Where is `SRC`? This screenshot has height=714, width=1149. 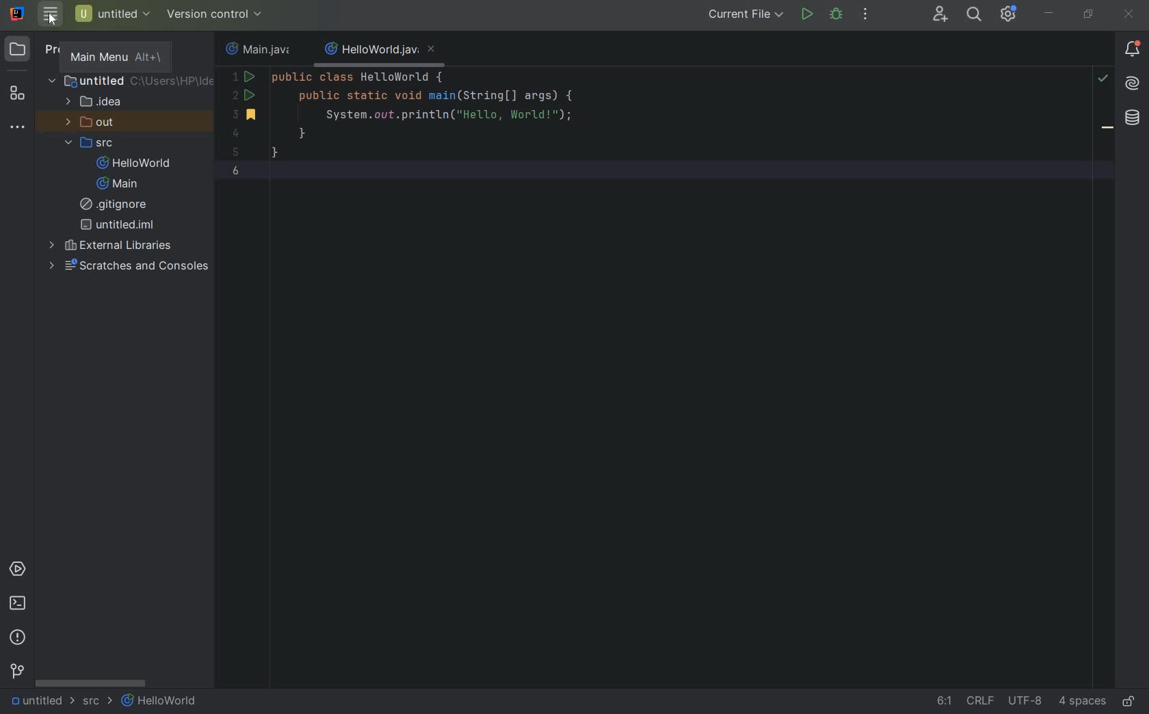
SRC is located at coordinates (96, 700).